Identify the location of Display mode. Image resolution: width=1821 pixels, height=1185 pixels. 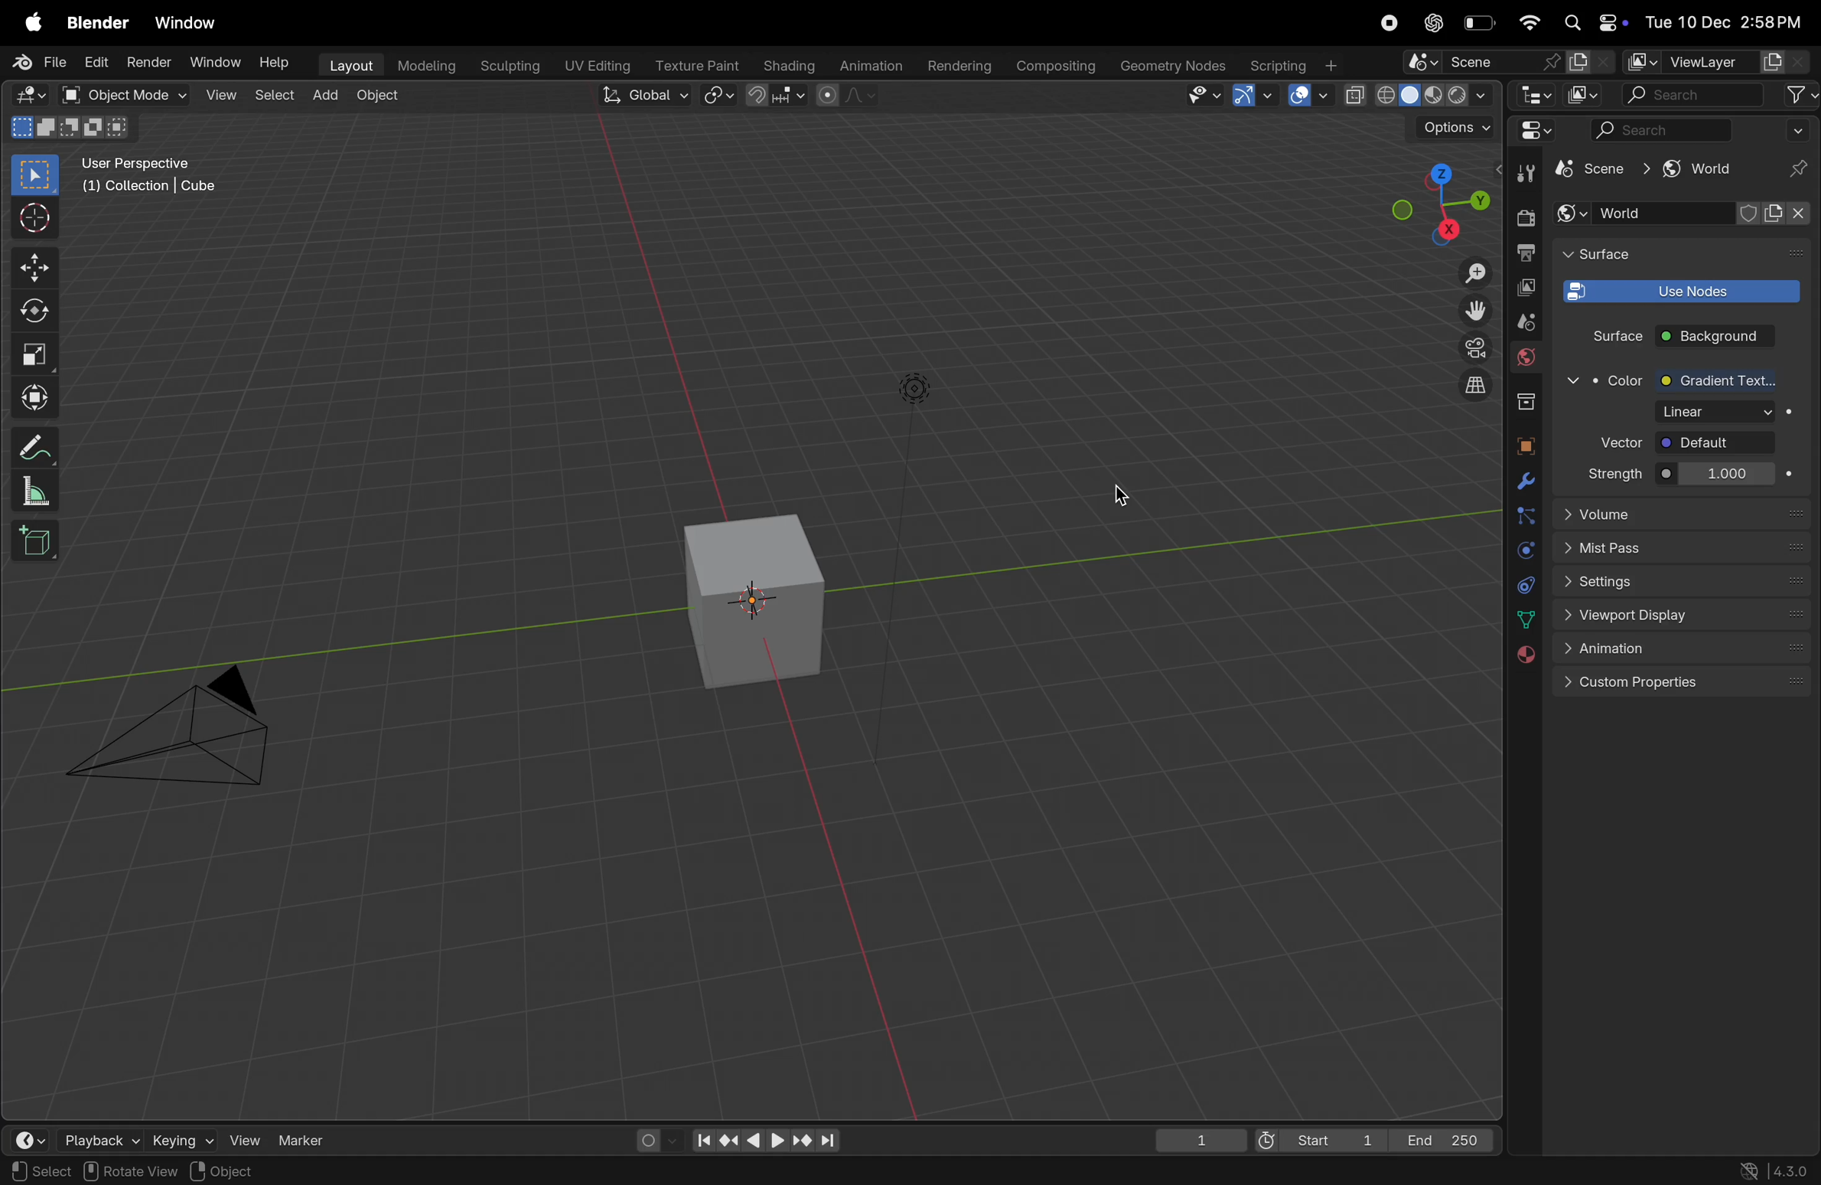
(1585, 94).